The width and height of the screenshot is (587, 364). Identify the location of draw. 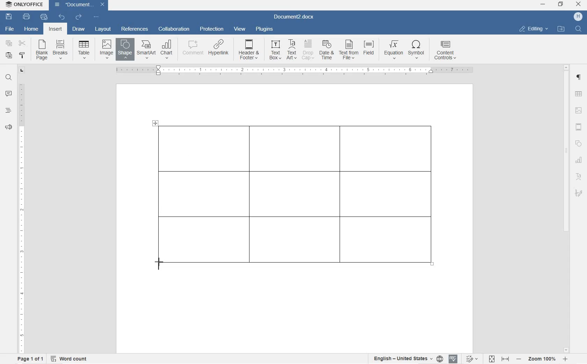
(79, 29).